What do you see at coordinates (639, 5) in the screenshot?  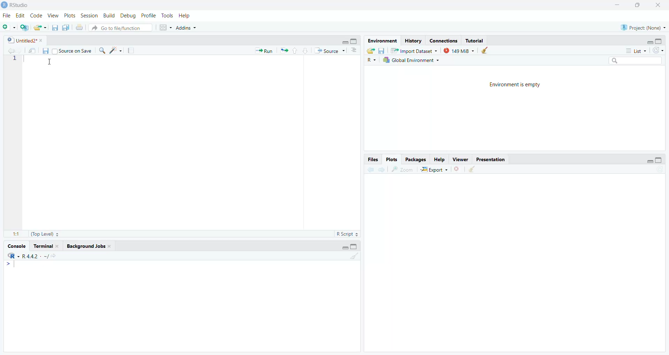 I see `Maximize/Restore` at bounding box center [639, 5].